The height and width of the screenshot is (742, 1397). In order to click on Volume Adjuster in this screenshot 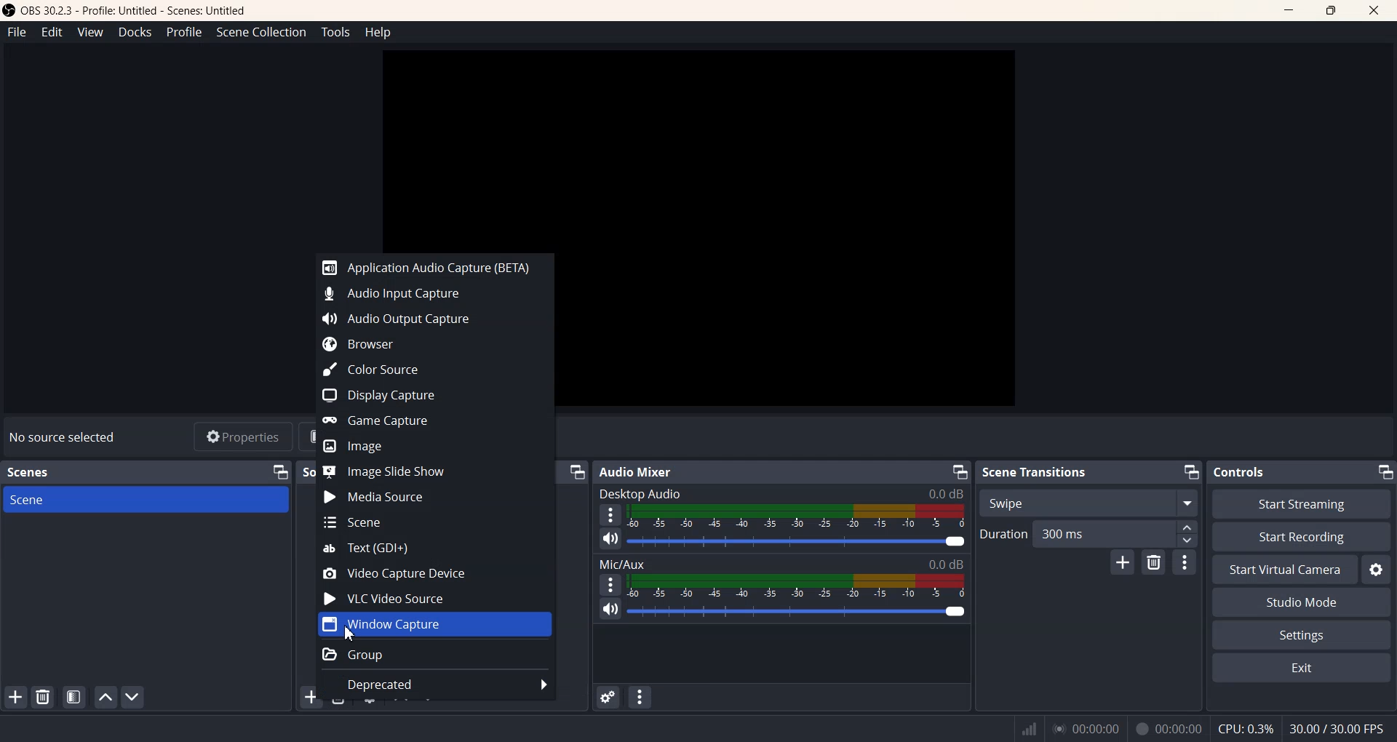, I will do `click(797, 611)`.